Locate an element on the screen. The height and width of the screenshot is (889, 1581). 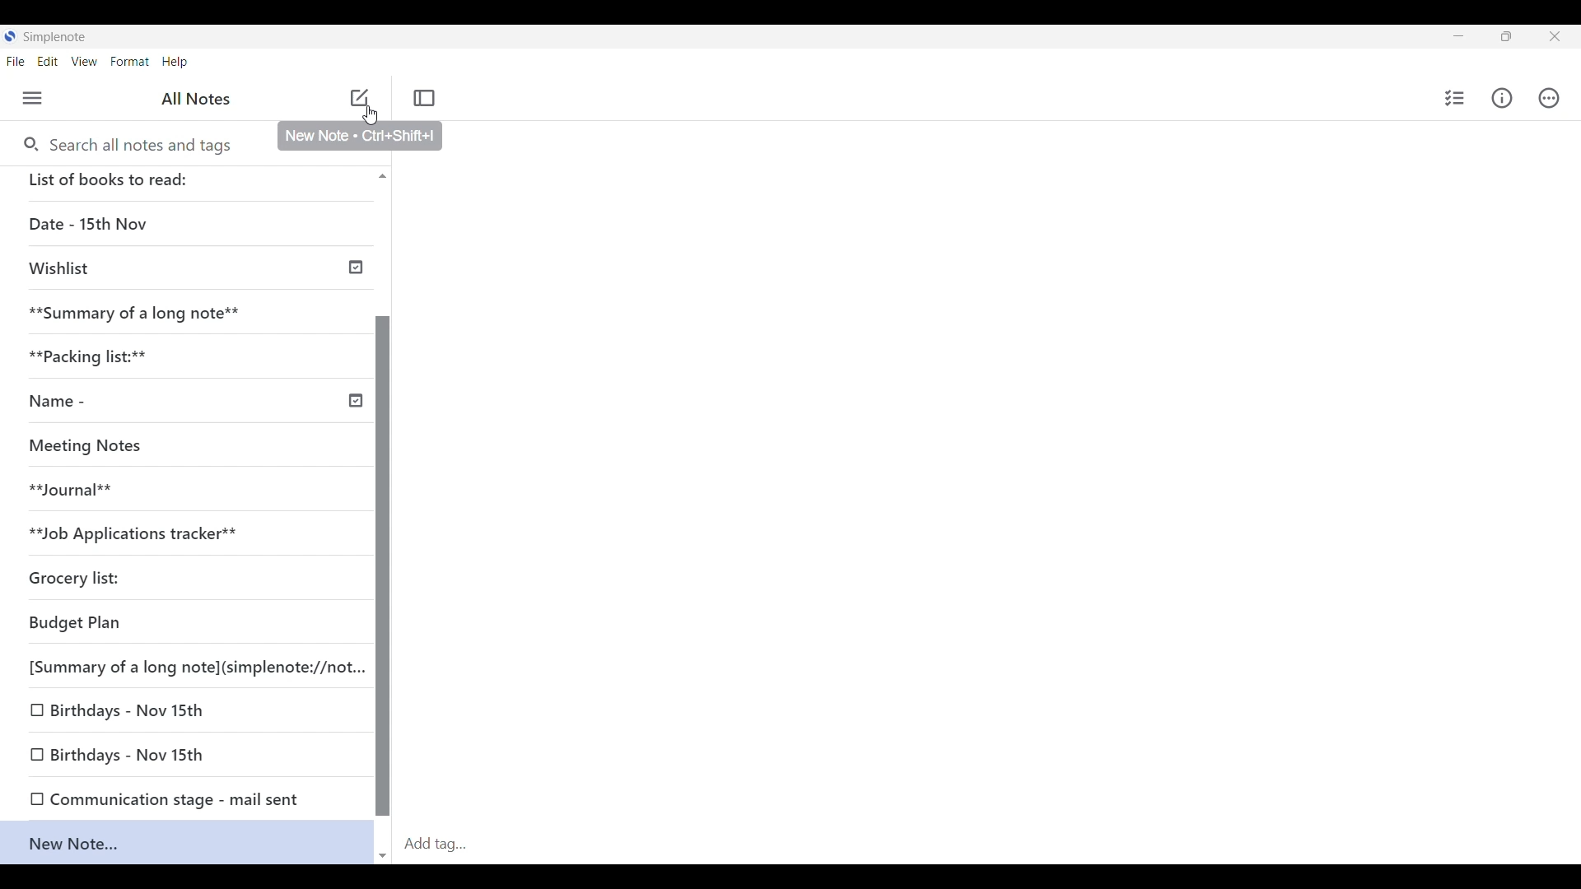
Scroll up button is located at coordinates (378, 175).